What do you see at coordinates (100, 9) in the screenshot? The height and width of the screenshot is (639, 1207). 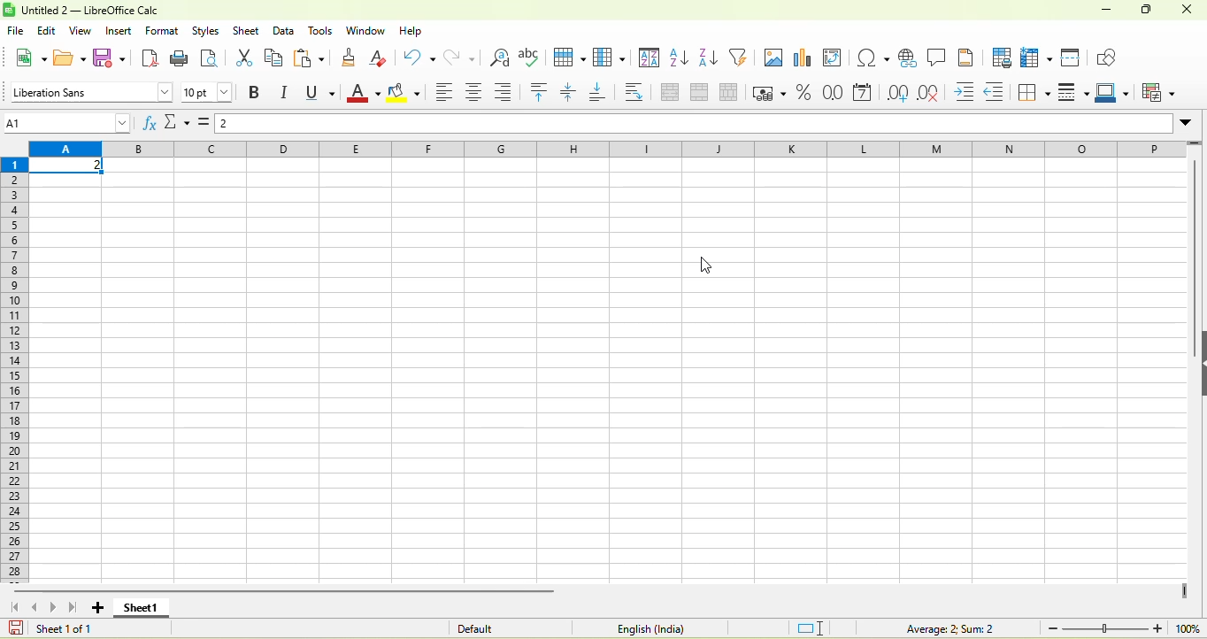 I see `untiteld2- libreoffice calc` at bounding box center [100, 9].